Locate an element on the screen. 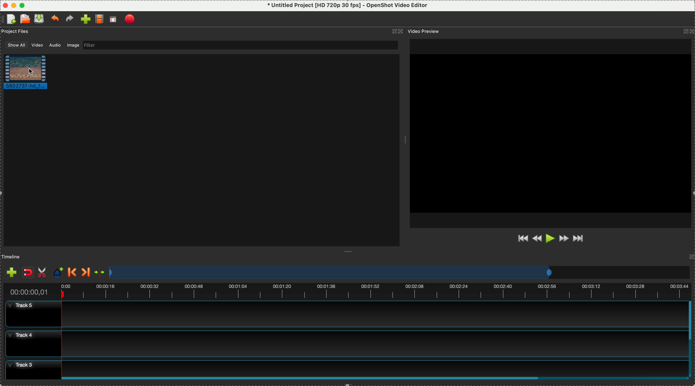 The height and width of the screenshot is (386, 695). icons is located at coordinates (688, 32).